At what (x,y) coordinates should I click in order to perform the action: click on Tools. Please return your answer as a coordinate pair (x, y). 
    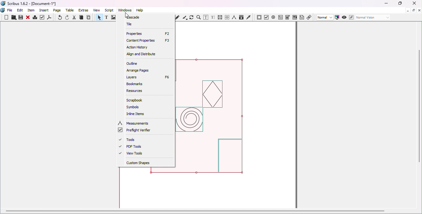
    Looking at the image, I should click on (129, 140).